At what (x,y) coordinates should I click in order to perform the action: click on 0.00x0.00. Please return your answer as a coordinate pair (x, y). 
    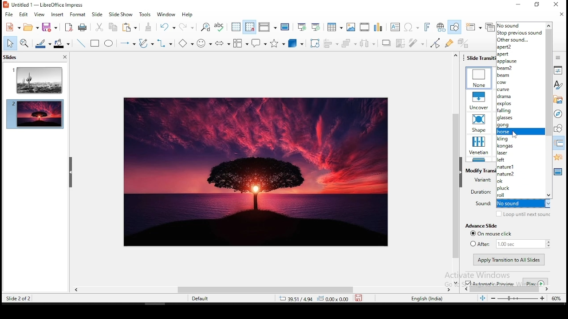
    Looking at the image, I should click on (333, 299).